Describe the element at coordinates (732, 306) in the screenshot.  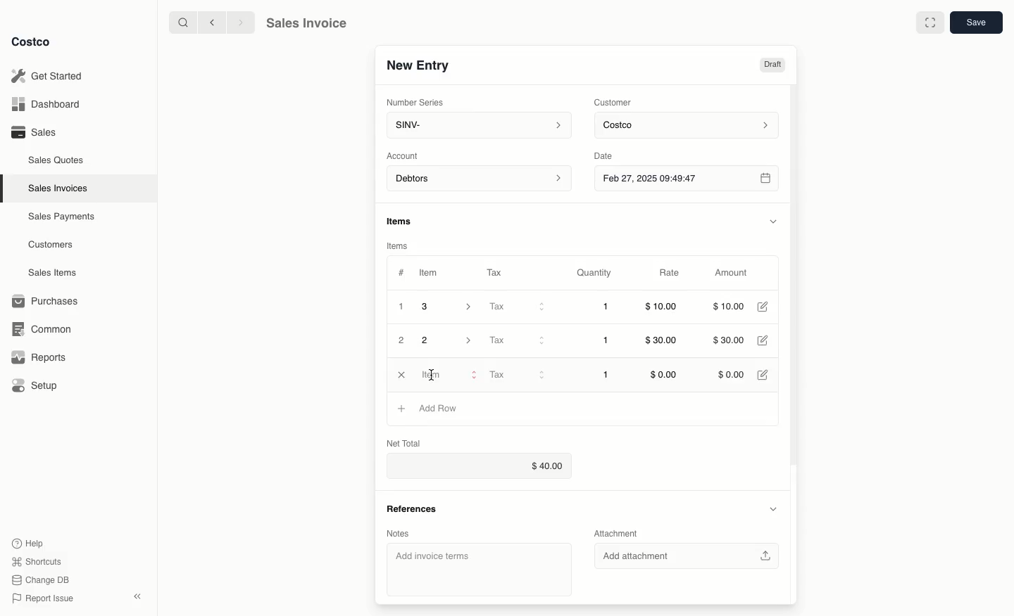
I see `$10.00` at that location.